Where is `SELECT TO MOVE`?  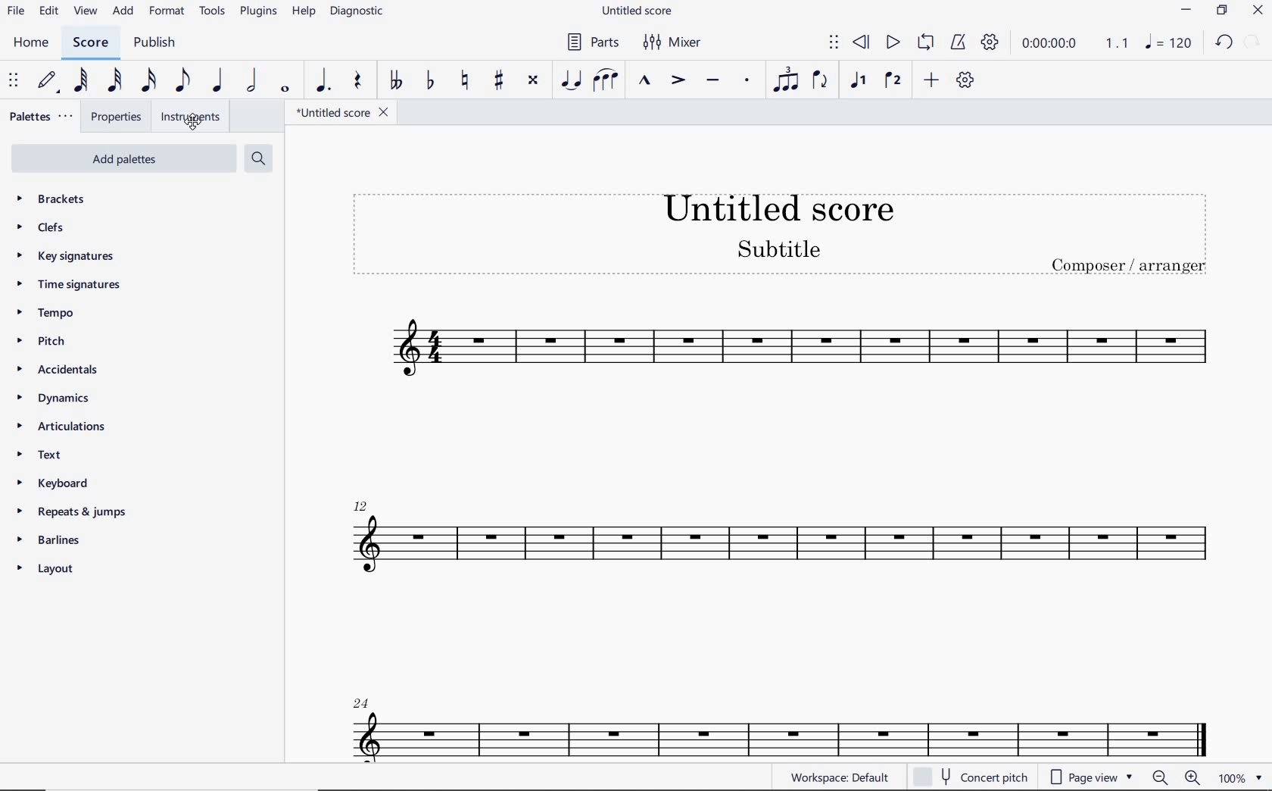 SELECT TO MOVE is located at coordinates (14, 83).